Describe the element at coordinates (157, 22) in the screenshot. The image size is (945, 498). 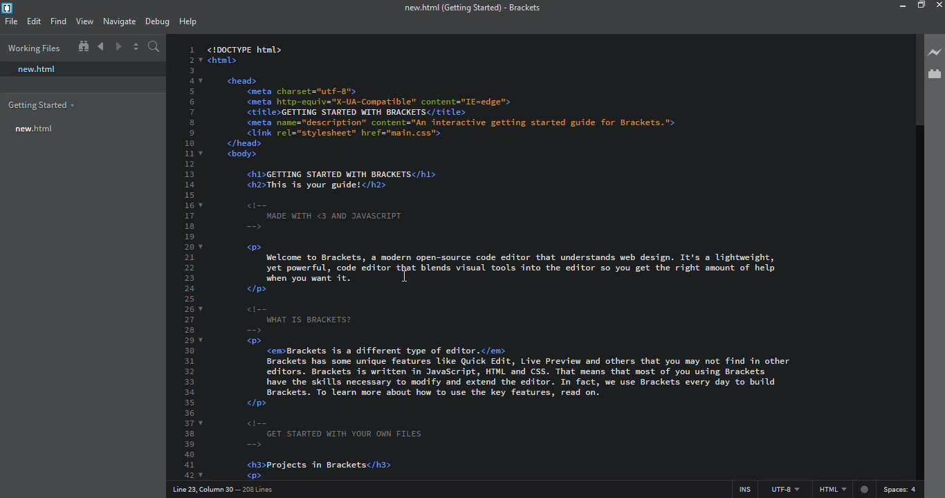
I see `debug` at that location.